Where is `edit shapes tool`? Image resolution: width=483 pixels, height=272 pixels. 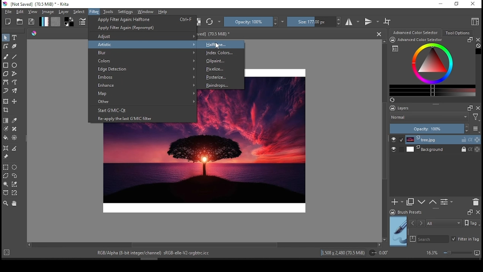
edit shapes tool is located at coordinates (5, 46).